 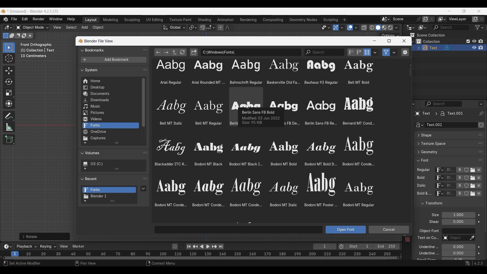 I want to click on Browse scene to be linked, so click(x=386, y=19).